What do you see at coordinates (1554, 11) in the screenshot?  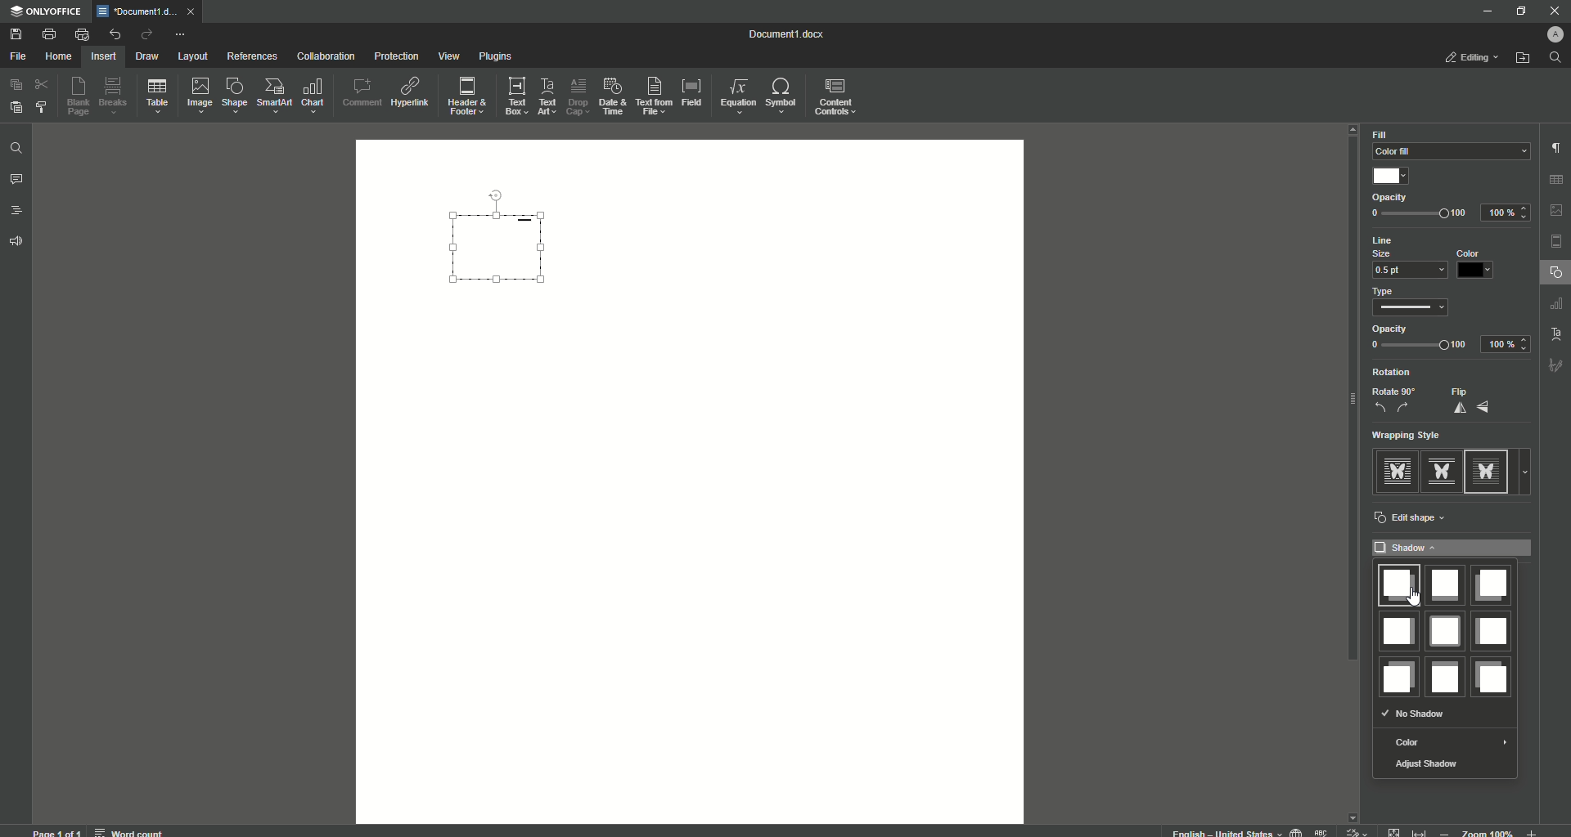 I see `Close` at bounding box center [1554, 11].